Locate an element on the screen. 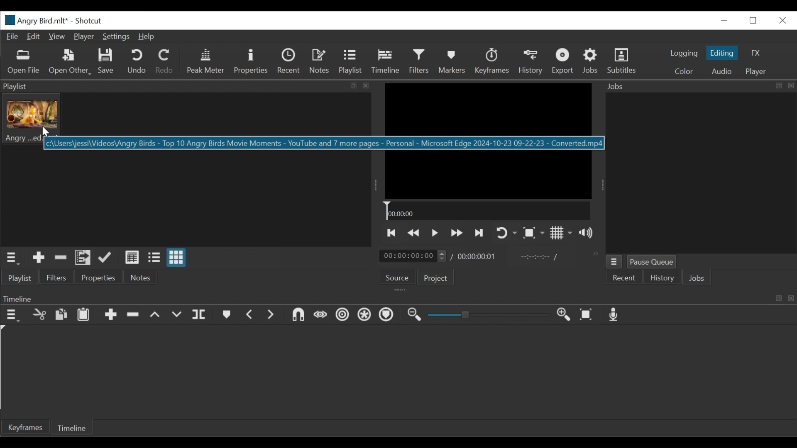  FX is located at coordinates (755, 54).